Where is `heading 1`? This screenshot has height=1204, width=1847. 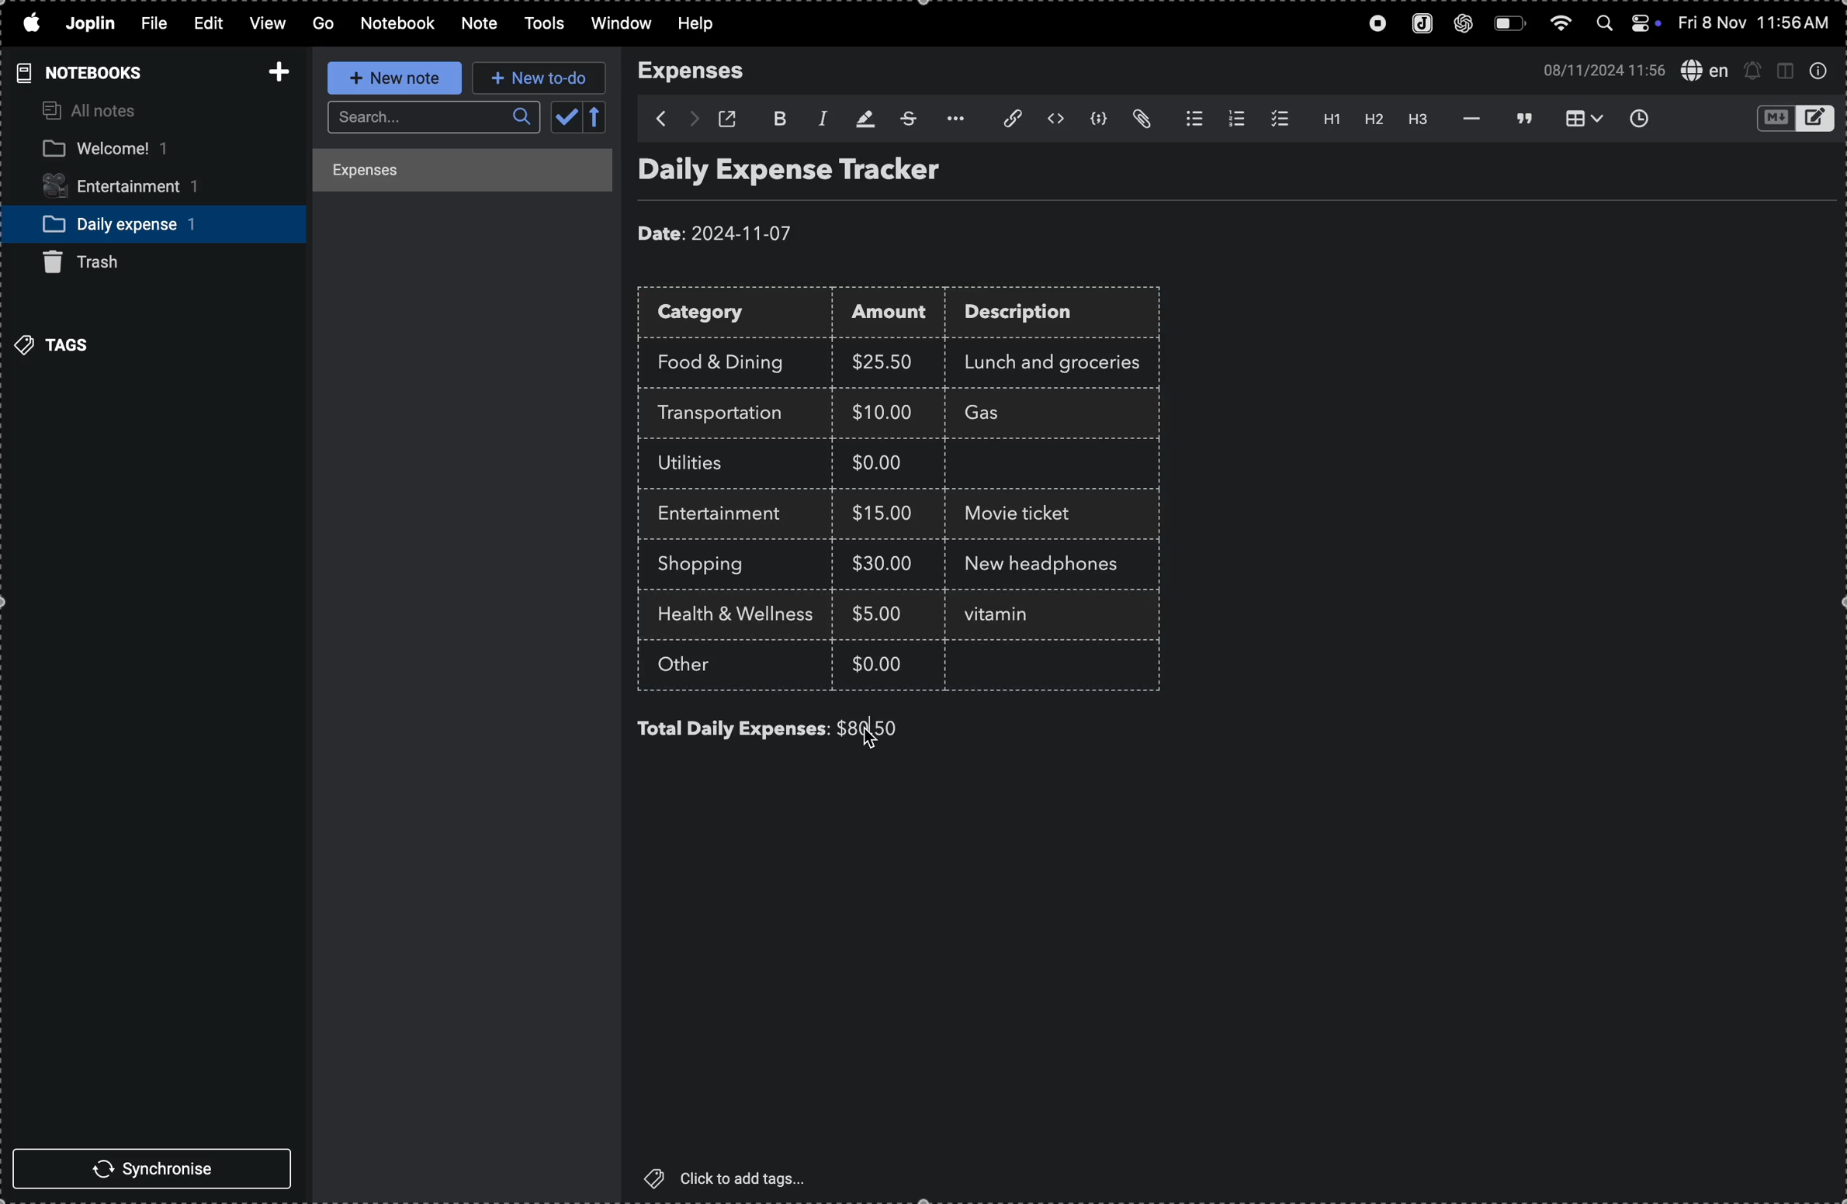
heading 1 is located at coordinates (1325, 119).